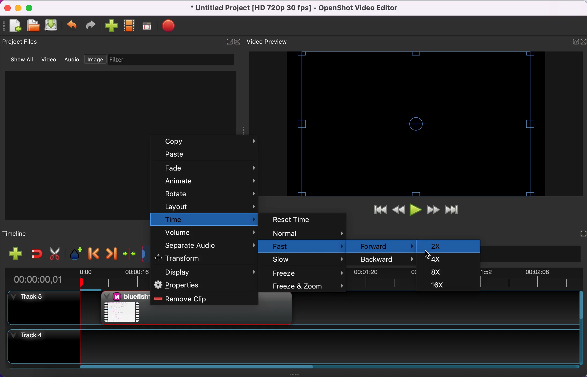 This screenshot has width=587, height=377. What do you see at coordinates (308, 260) in the screenshot?
I see `slow` at bounding box center [308, 260].